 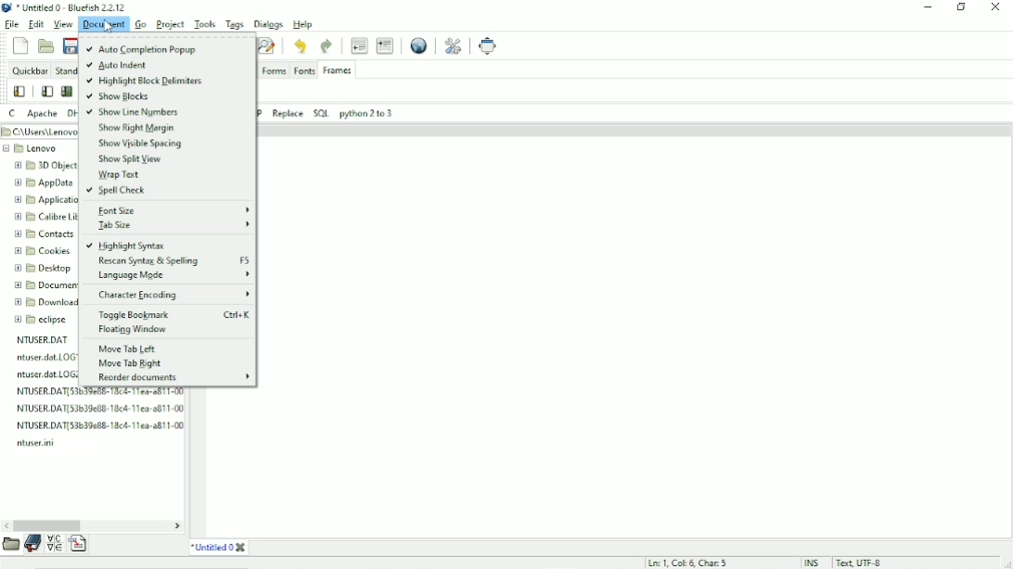 What do you see at coordinates (366, 113) in the screenshot?
I see `Python 2 to 3` at bounding box center [366, 113].